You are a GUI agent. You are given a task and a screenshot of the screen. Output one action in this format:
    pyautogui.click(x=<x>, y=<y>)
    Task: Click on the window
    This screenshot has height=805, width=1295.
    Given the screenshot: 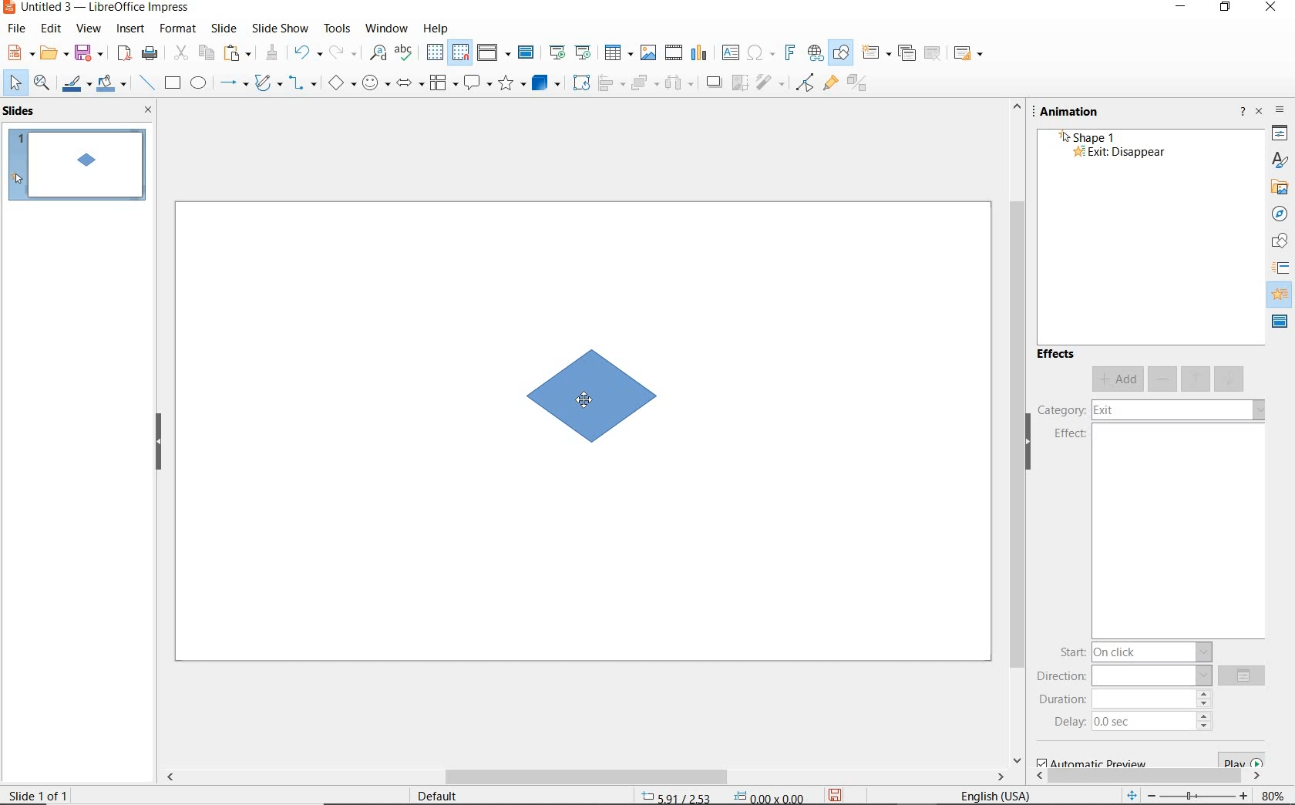 What is the action you would take?
    pyautogui.click(x=388, y=30)
    